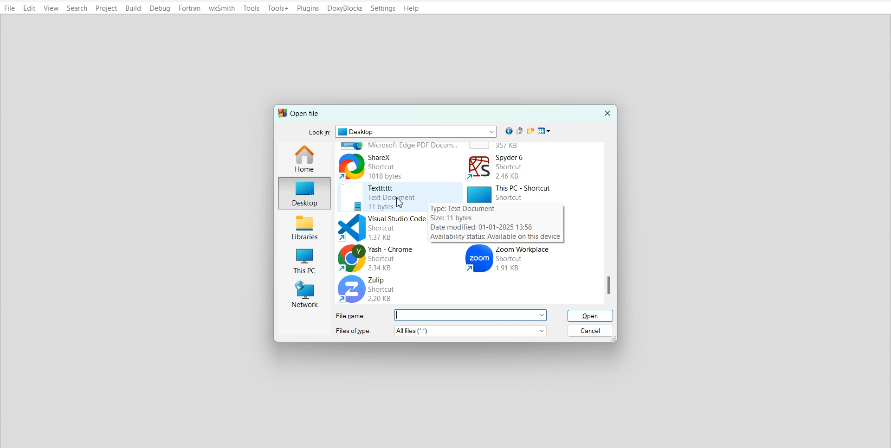 Image resolution: width=891 pixels, height=448 pixels. I want to click on Zulip, so click(400, 289).